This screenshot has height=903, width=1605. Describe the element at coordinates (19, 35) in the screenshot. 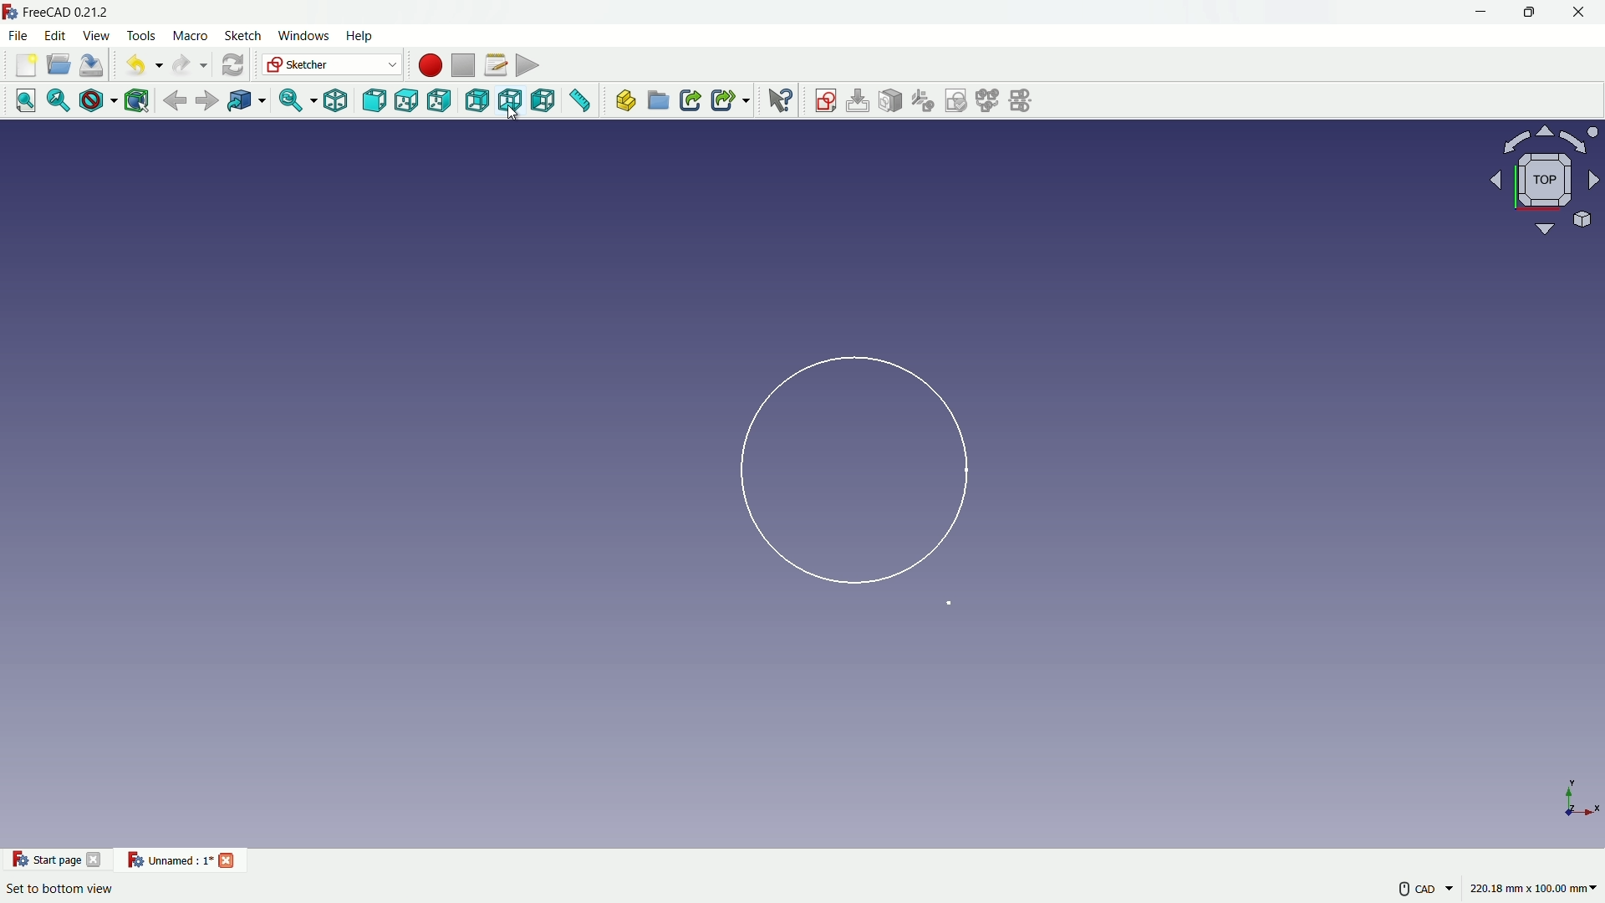

I see `file menu` at that location.